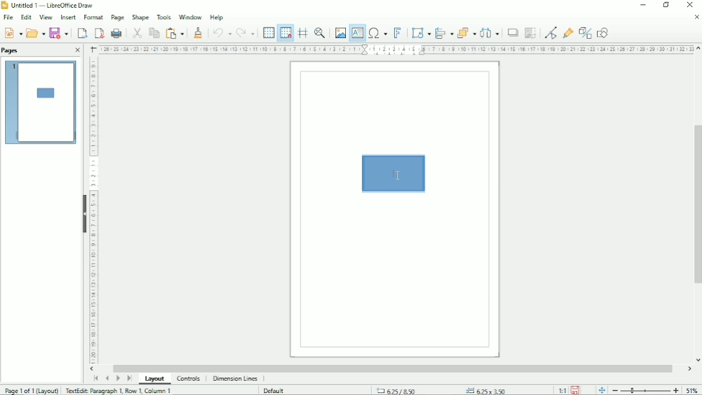 The image size is (702, 395). Describe the element at coordinates (357, 33) in the screenshot. I see `Insert text box` at that location.